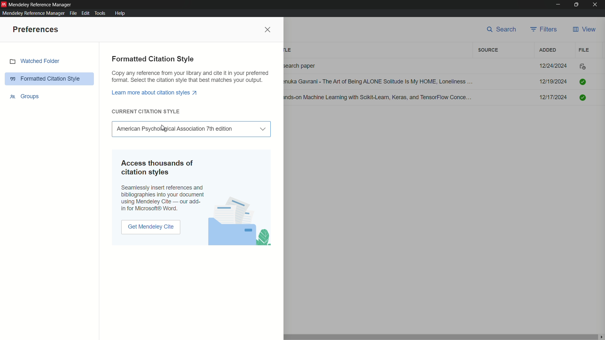 This screenshot has width=605, height=340. What do you see at coordinates (584, 30) in the screenshot?
I see `view` at bounding box center [584, 30].